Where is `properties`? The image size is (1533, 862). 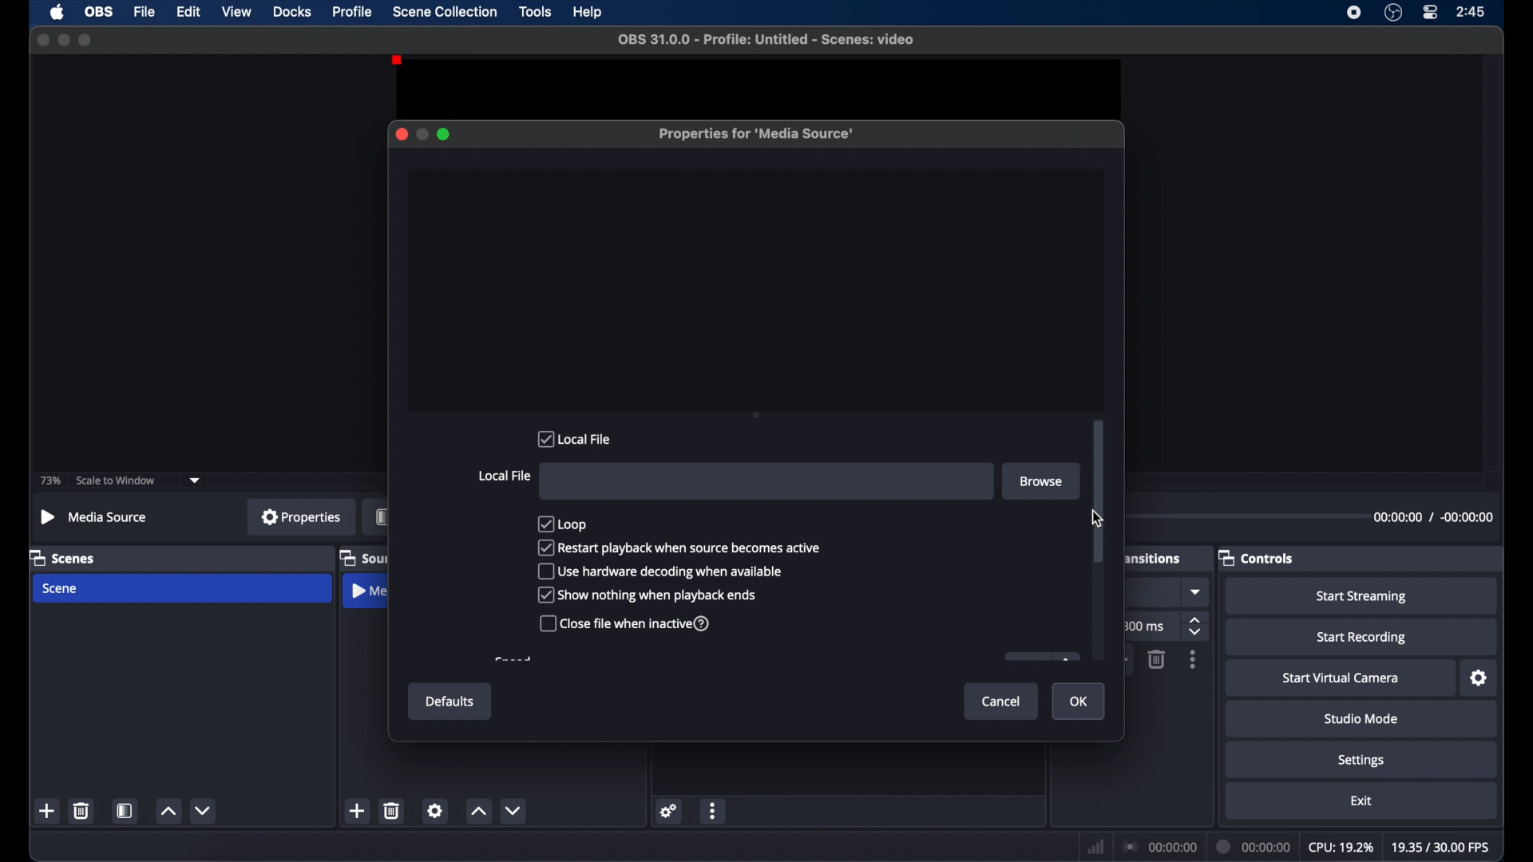
properties is located at coordinates (301, 516).